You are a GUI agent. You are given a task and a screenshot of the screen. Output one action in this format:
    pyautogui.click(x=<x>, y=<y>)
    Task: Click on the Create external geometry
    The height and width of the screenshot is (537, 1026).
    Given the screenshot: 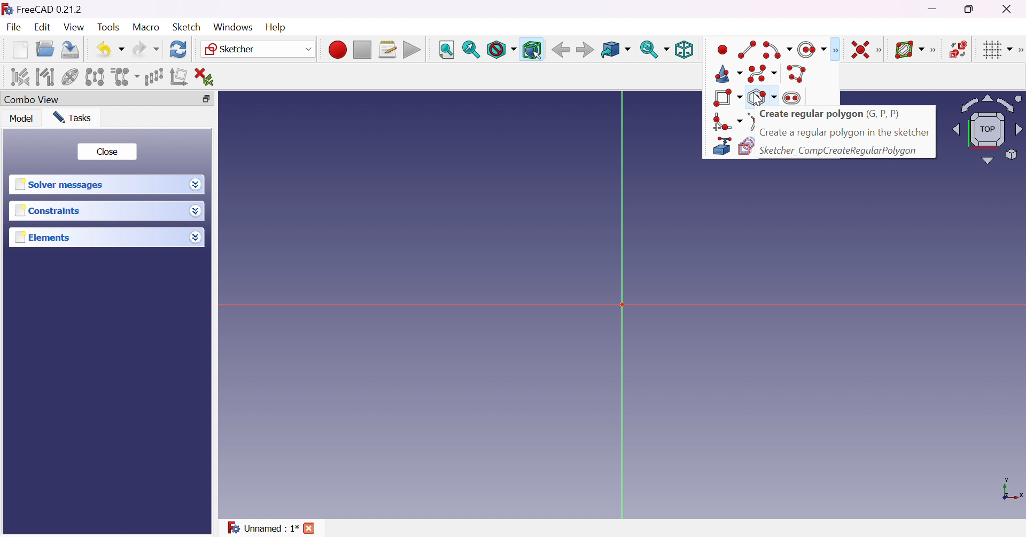 What is the action you would take?
    pyautogui.click(x=721, y=147)
    